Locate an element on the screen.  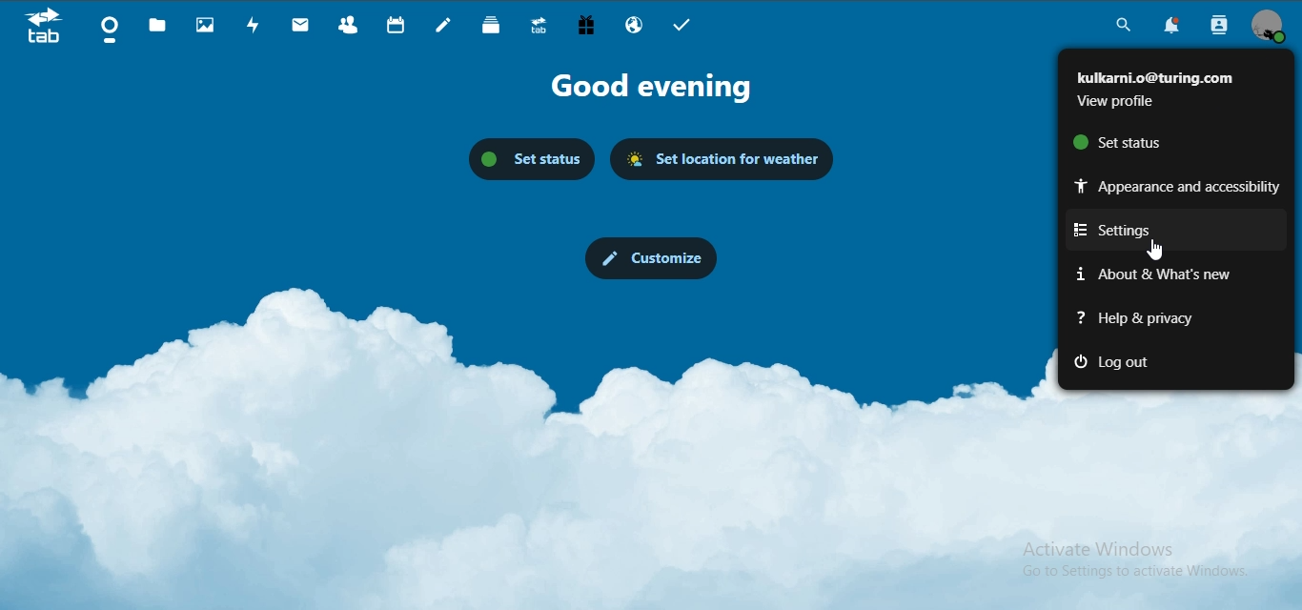
icon is located at coordinates (43, 26).